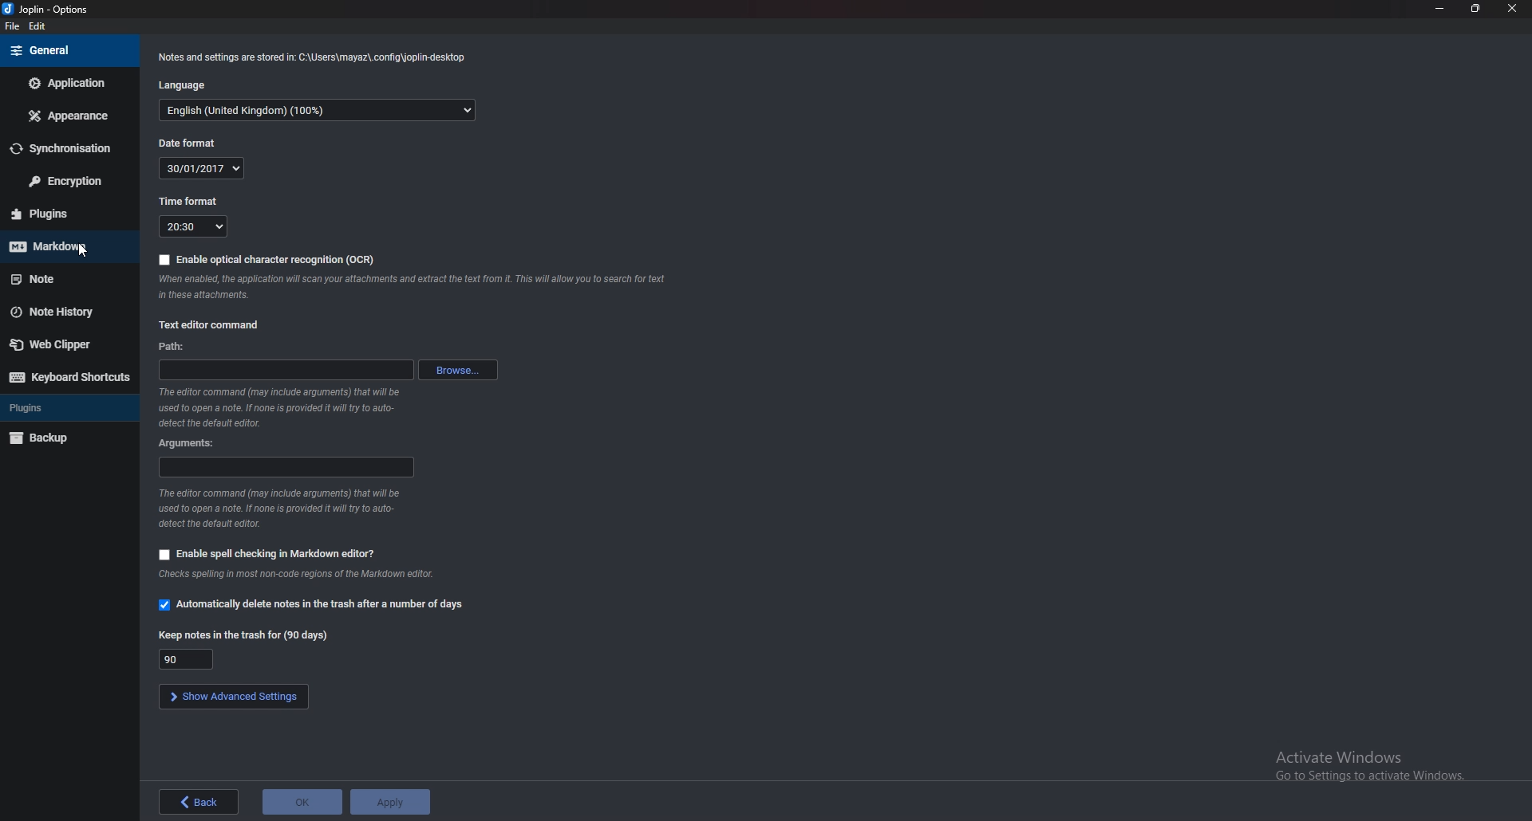 The image size is (1532, 821). I want to click on note, so click(62, 279).